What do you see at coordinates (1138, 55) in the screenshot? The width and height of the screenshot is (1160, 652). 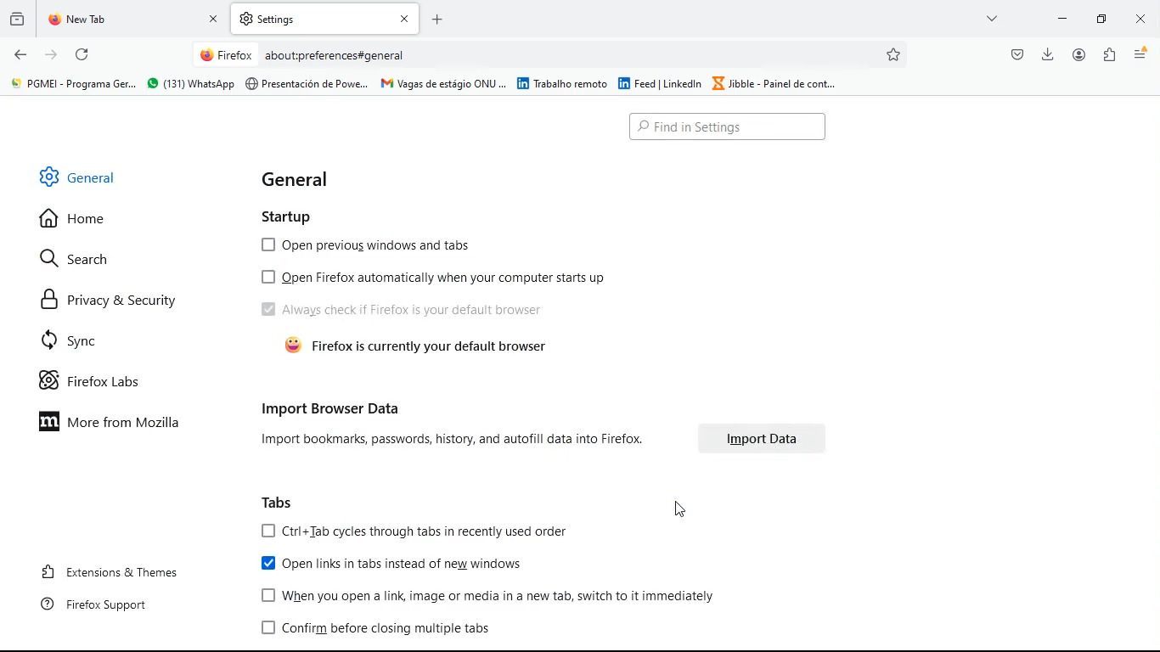 I see `menu` at bounding box center [1138, 55].